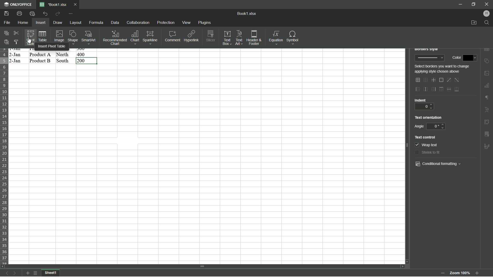  What do you see at coordinates (487, 134) in the screenshot?
I see `insert slicer` at bounding box center [487, 134].